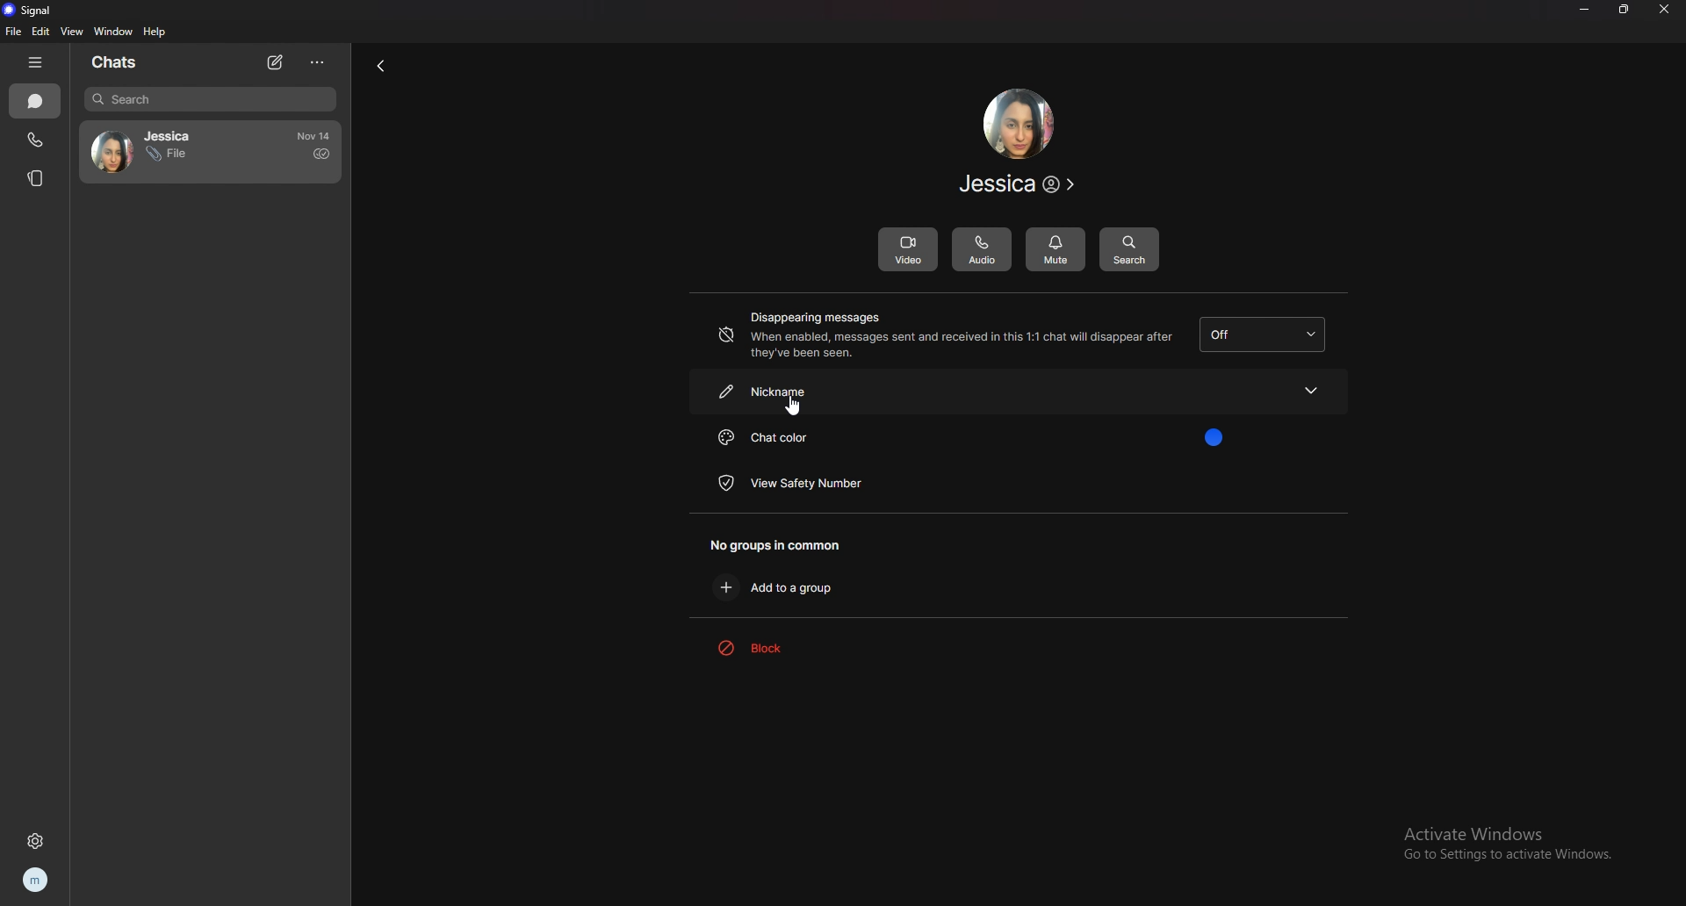  What do you see at coordinates (782, 586) in the screenshot?
I see `add to group` at bounding box center [782, 586].